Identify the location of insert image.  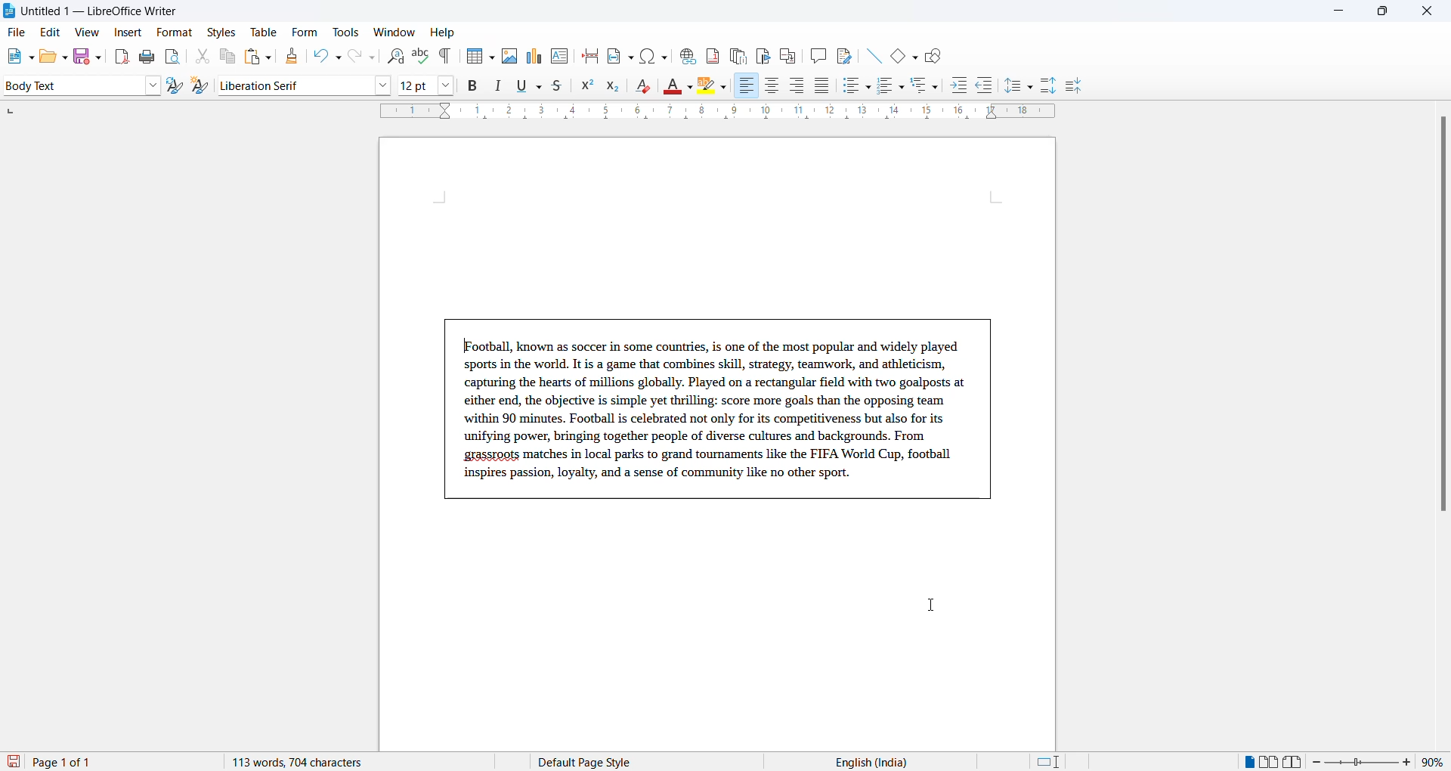
(477, 57).